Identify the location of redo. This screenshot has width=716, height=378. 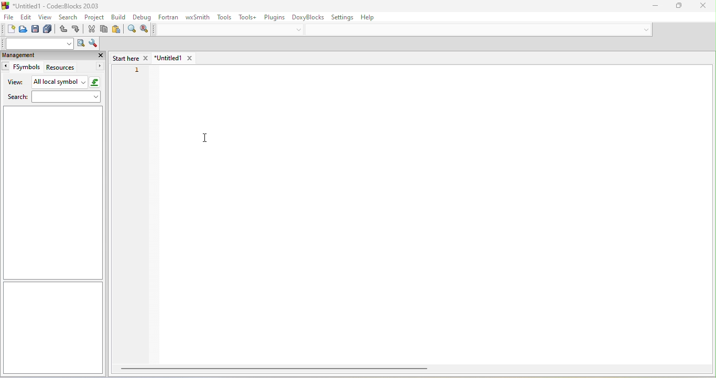
(78, 30).